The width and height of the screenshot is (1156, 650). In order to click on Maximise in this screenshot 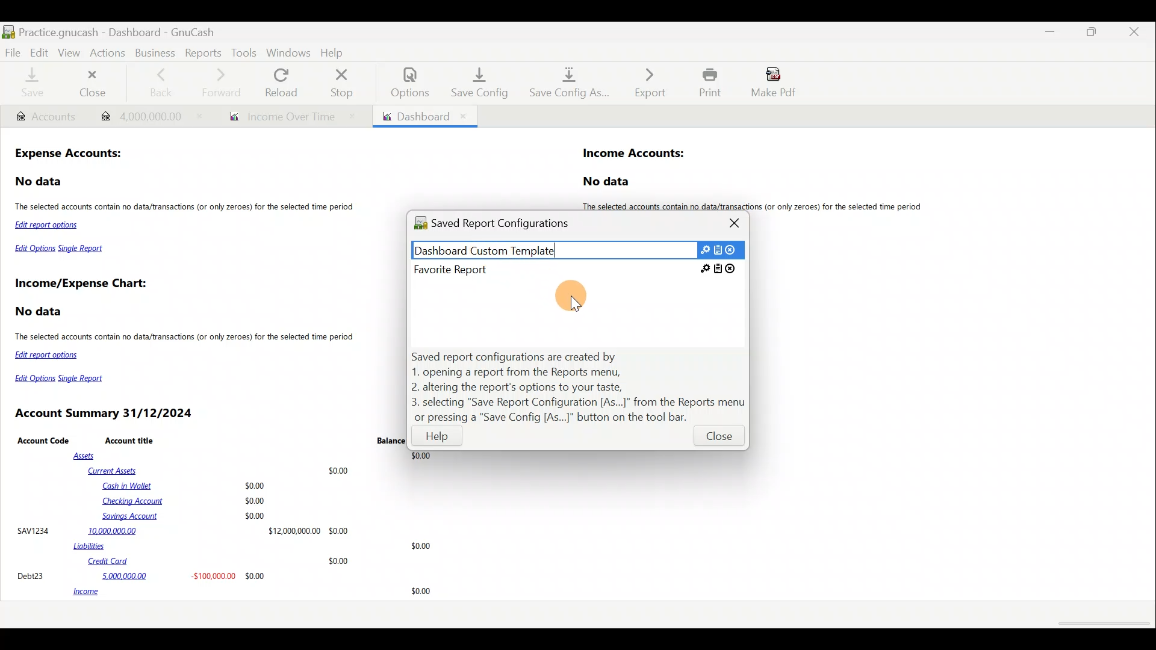, I will do `click(1094, 36)`.